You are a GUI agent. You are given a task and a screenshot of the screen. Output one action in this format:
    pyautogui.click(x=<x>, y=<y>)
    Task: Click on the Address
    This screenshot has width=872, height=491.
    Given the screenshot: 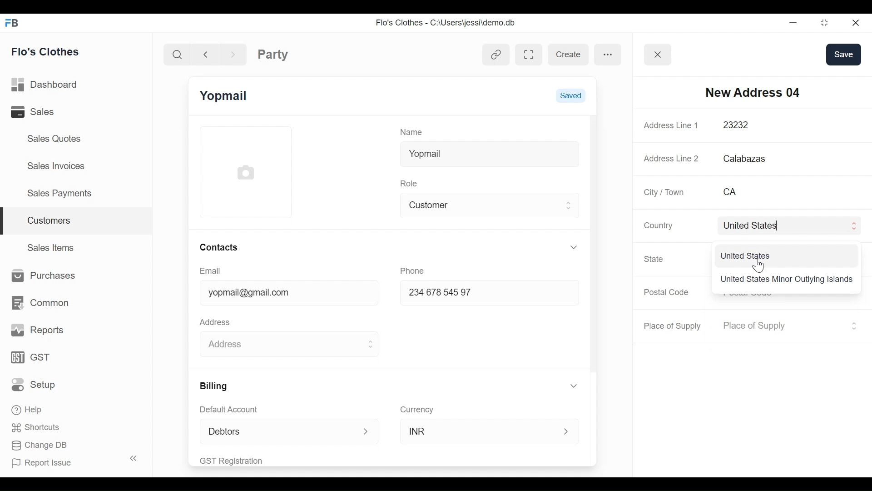 What is the action you would take?
    pyautogui.click(x=278, y=342)
    